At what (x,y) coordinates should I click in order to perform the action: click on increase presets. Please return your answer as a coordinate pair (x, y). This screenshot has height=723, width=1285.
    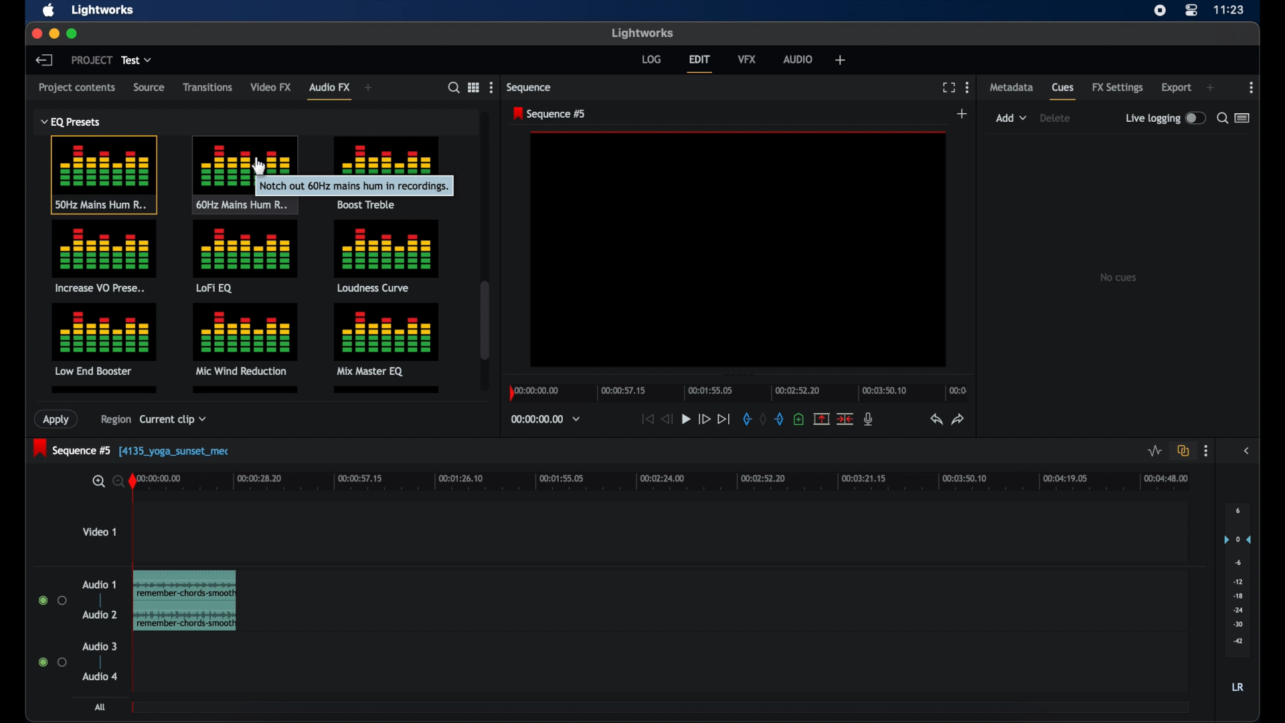
    Looking at the image, I should click on (105, 257).